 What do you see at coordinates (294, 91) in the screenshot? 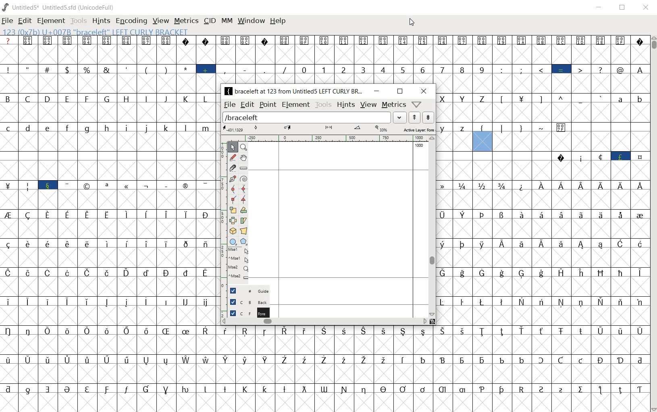
I see `braceleft at 123 from Untitled5 LEFT CURLY BR...` at bounding box center [294, 91].